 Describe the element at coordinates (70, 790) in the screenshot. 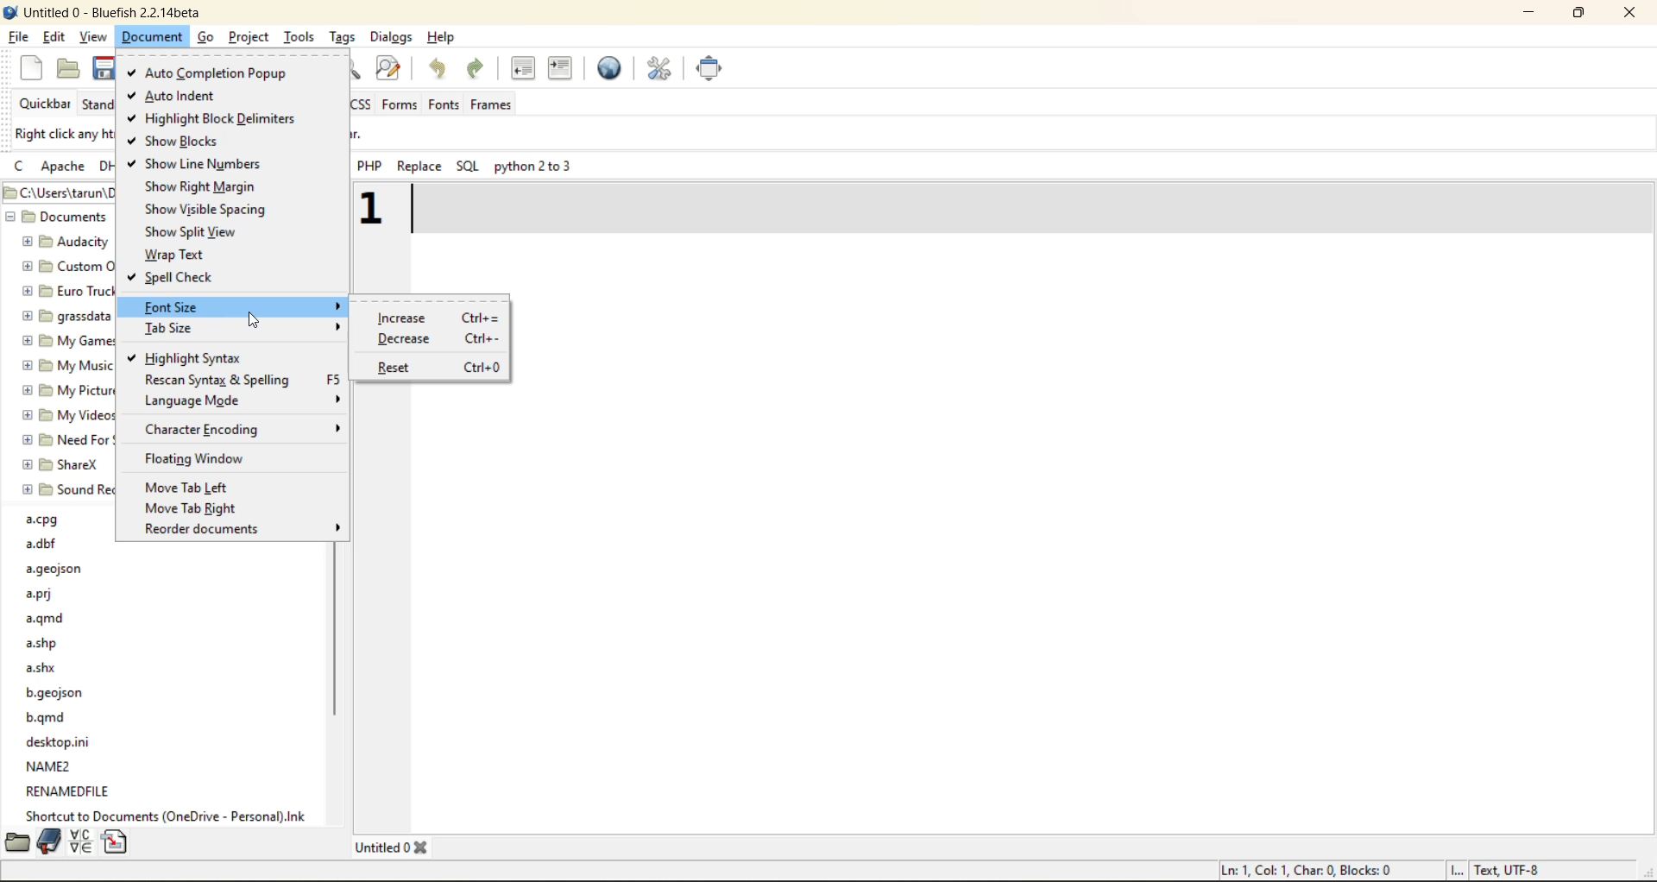

I see `renamedfile` at that location.